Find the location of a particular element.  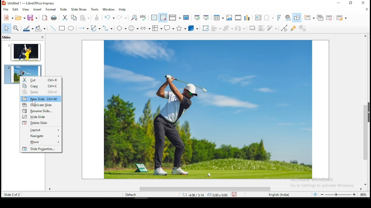

ellipse is located at coordinates (71, 29).